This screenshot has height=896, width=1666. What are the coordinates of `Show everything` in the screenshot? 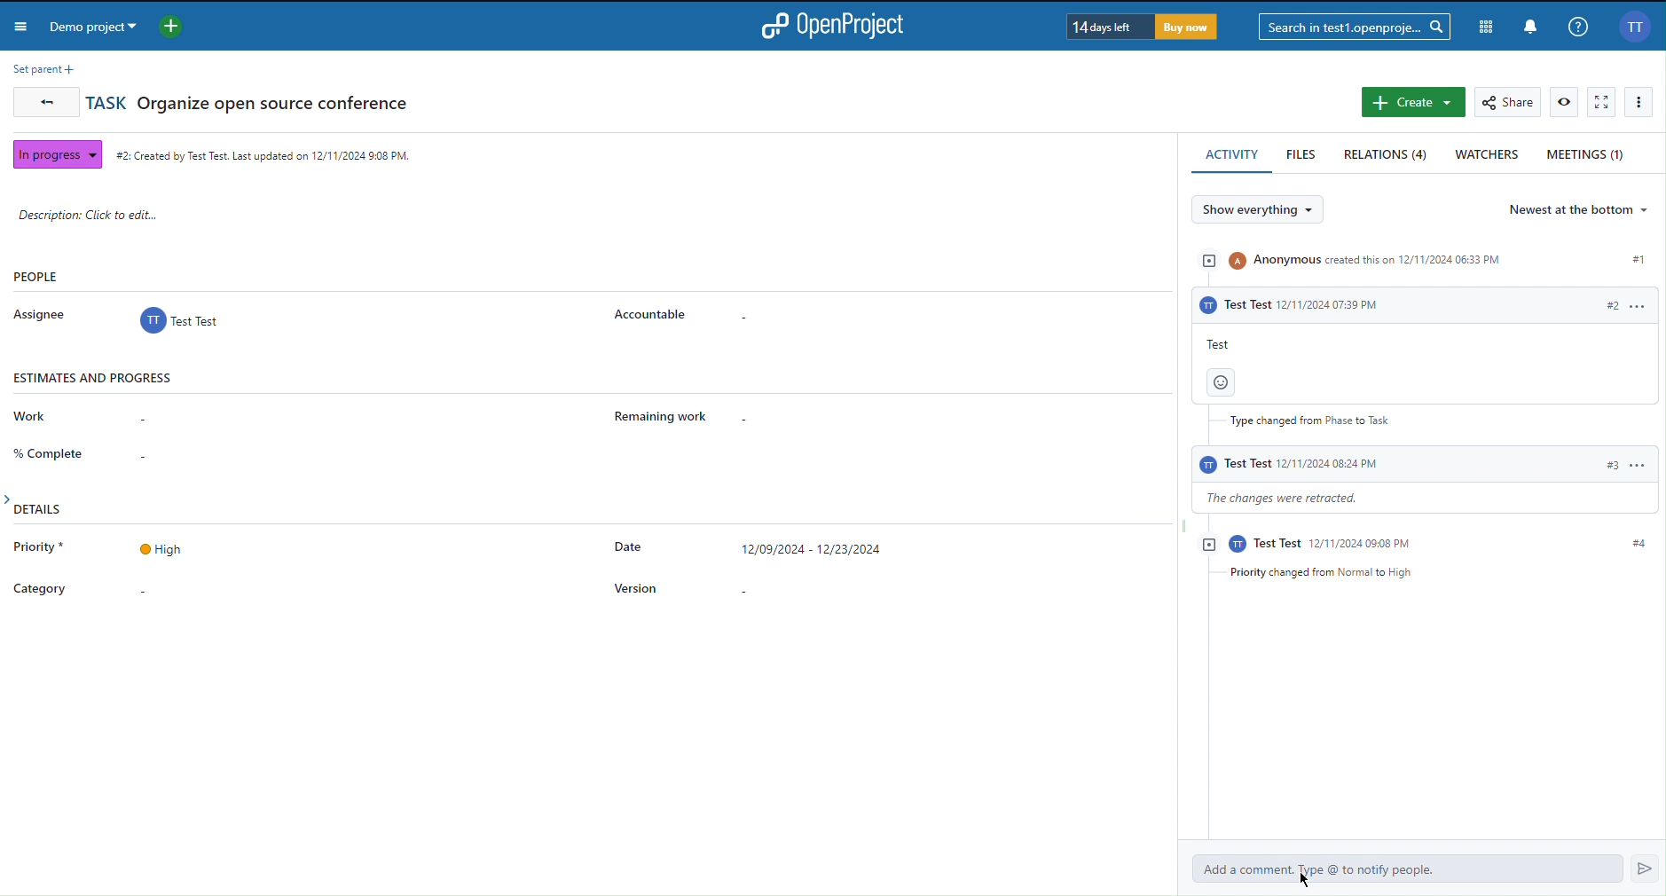 It's located at (1265, 210).